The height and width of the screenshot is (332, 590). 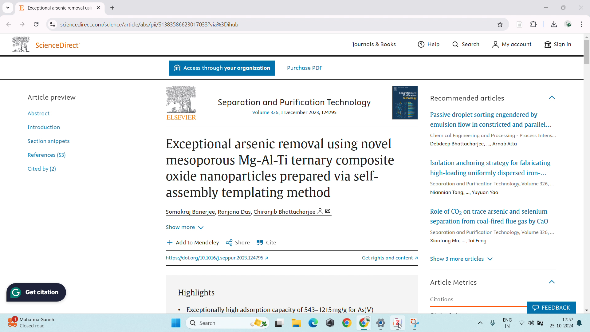 What do you see at coordinates (42, 126) in the screenshot?
I see `Introduction` at bounding box center [42, 126].